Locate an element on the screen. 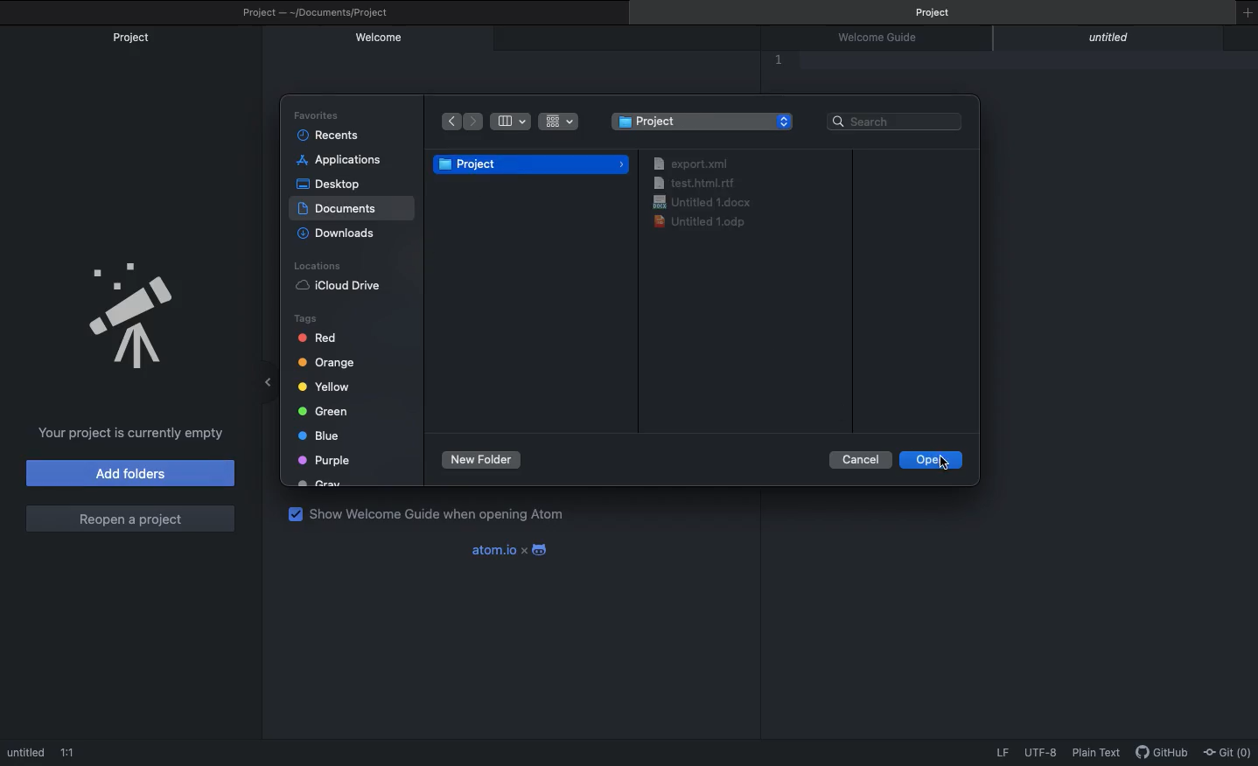 The image size is (1258, 766). Add folders is located at coordinates (130, 473).